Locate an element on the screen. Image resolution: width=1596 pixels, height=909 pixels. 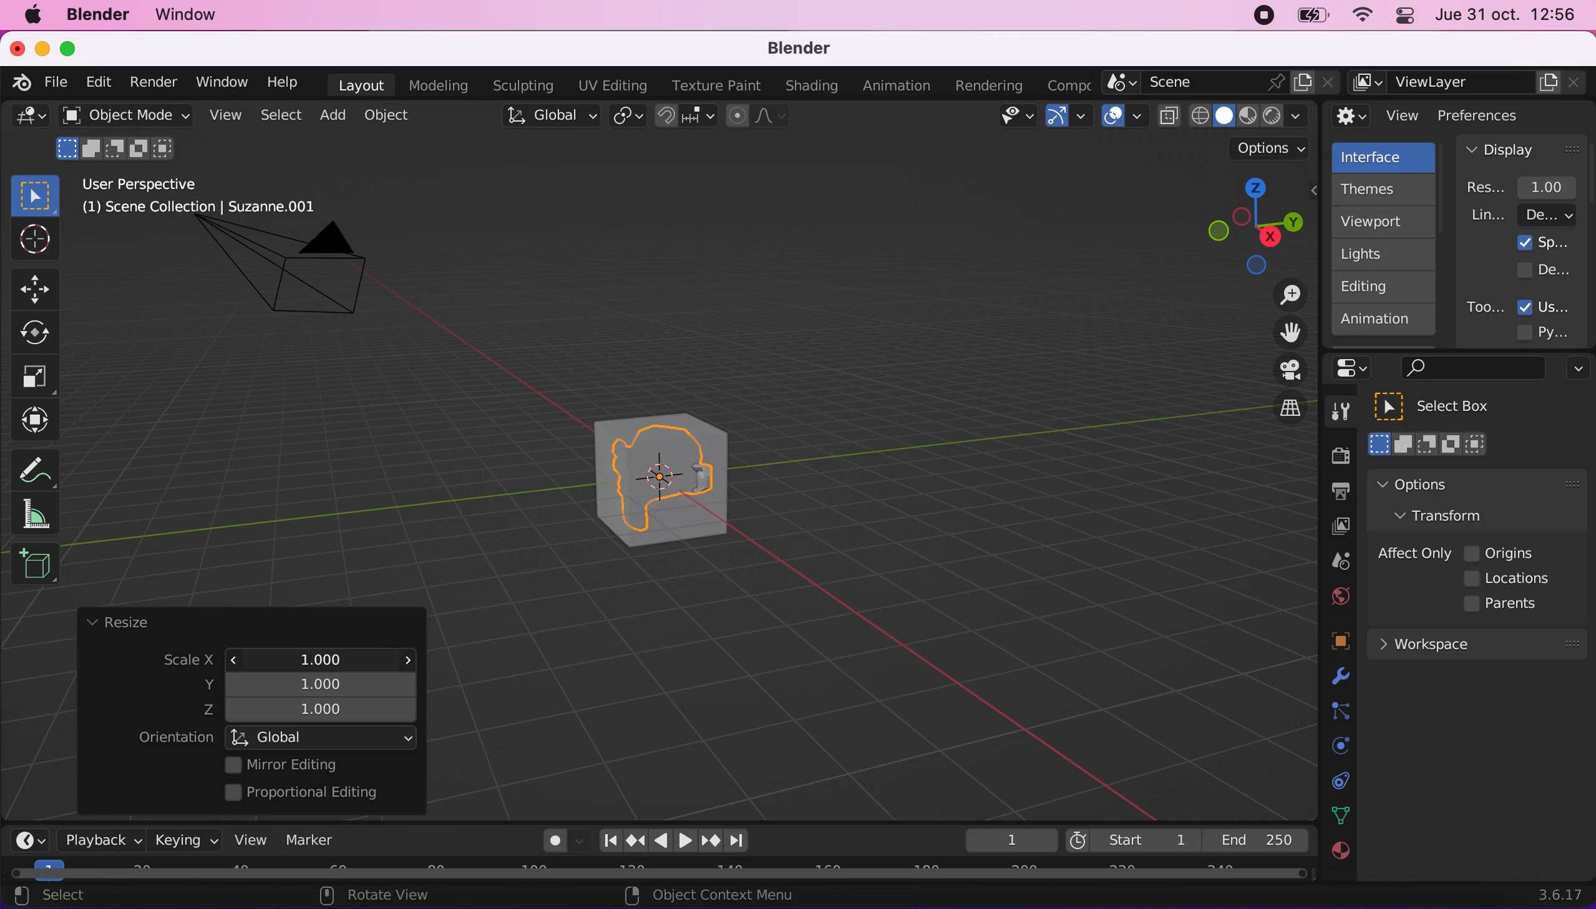
camera is located at coordinates (298, 279).